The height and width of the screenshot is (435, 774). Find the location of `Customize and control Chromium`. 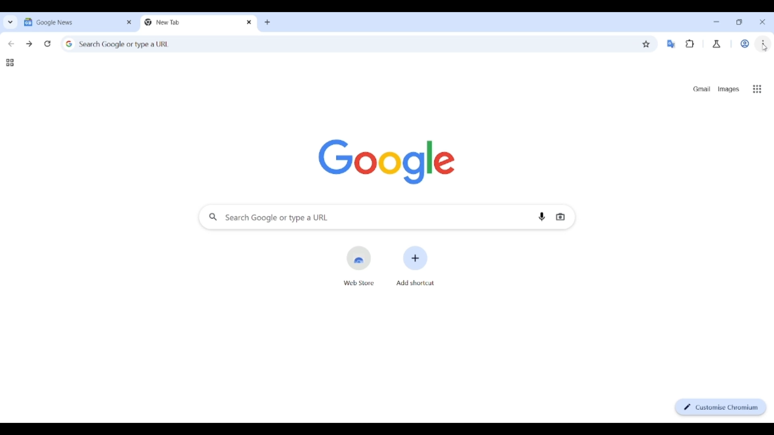

Customize and control Chromium is located at coordinates (763, 43).